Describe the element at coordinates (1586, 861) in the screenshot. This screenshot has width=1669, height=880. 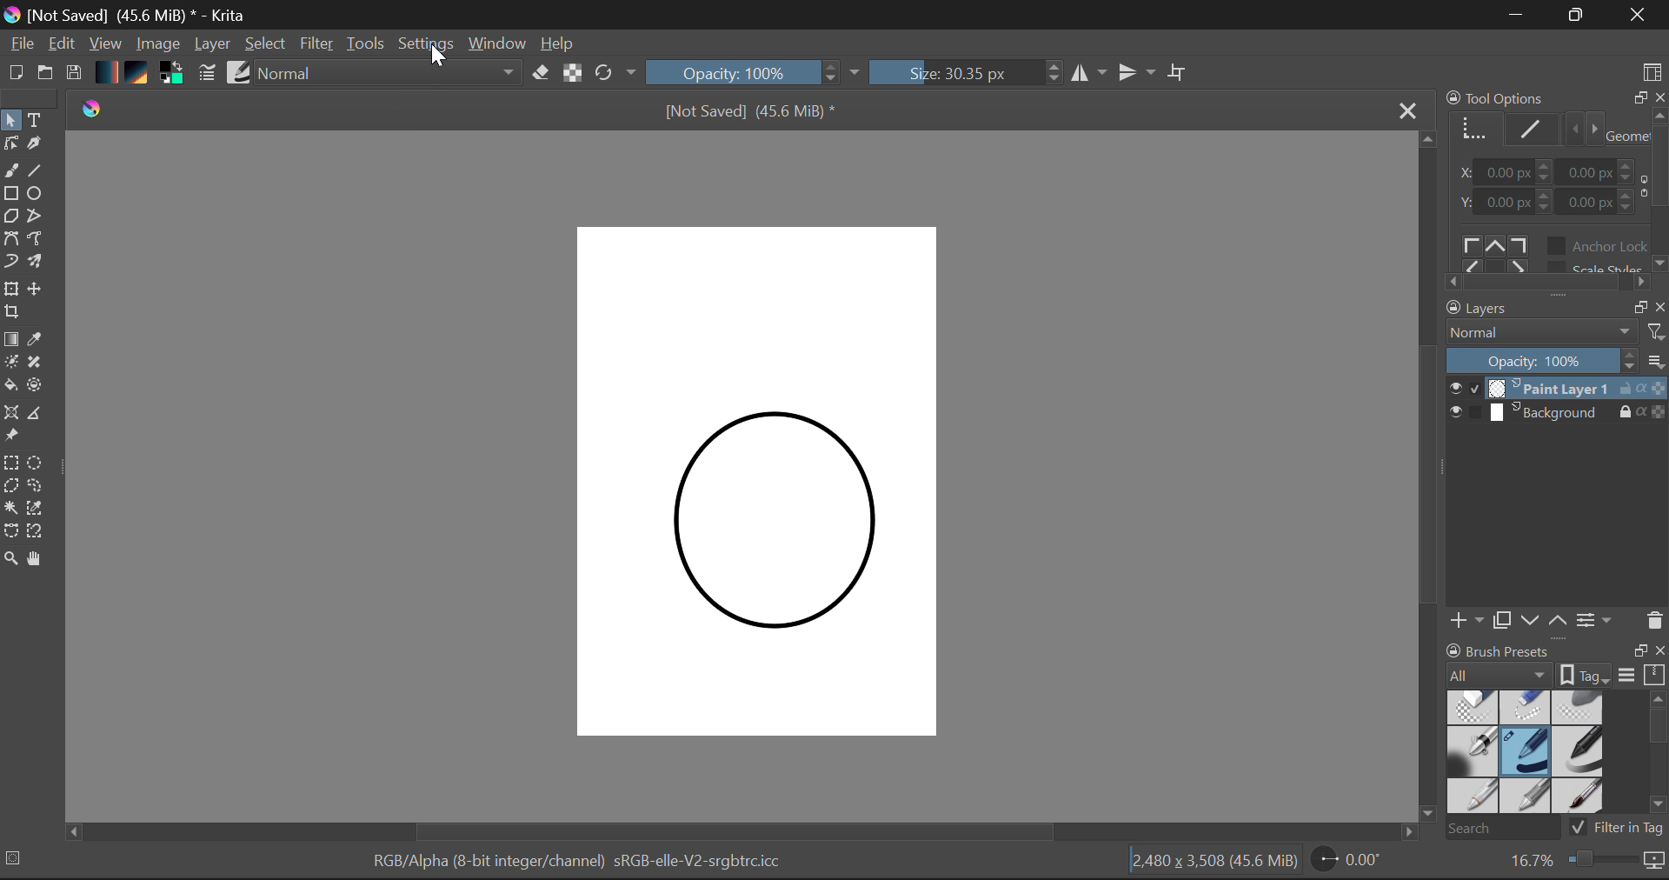
I see `Zoom` at that location.